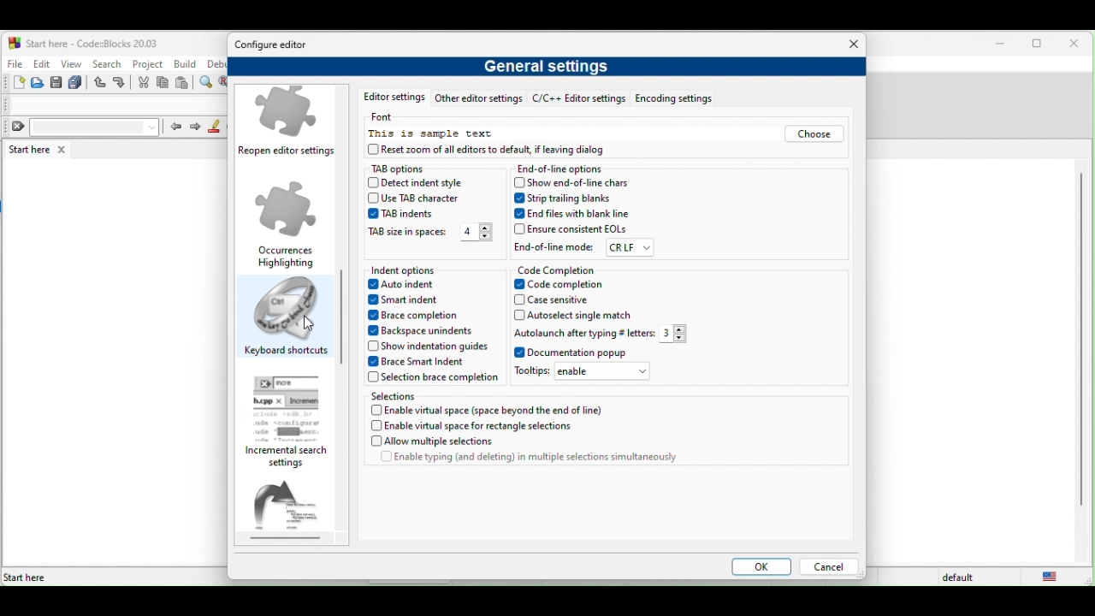 The image size is (1095, 616). What do you see at coordinates (186, 64) in the screenshot?
I see `build` at bounding box center [186, 64].